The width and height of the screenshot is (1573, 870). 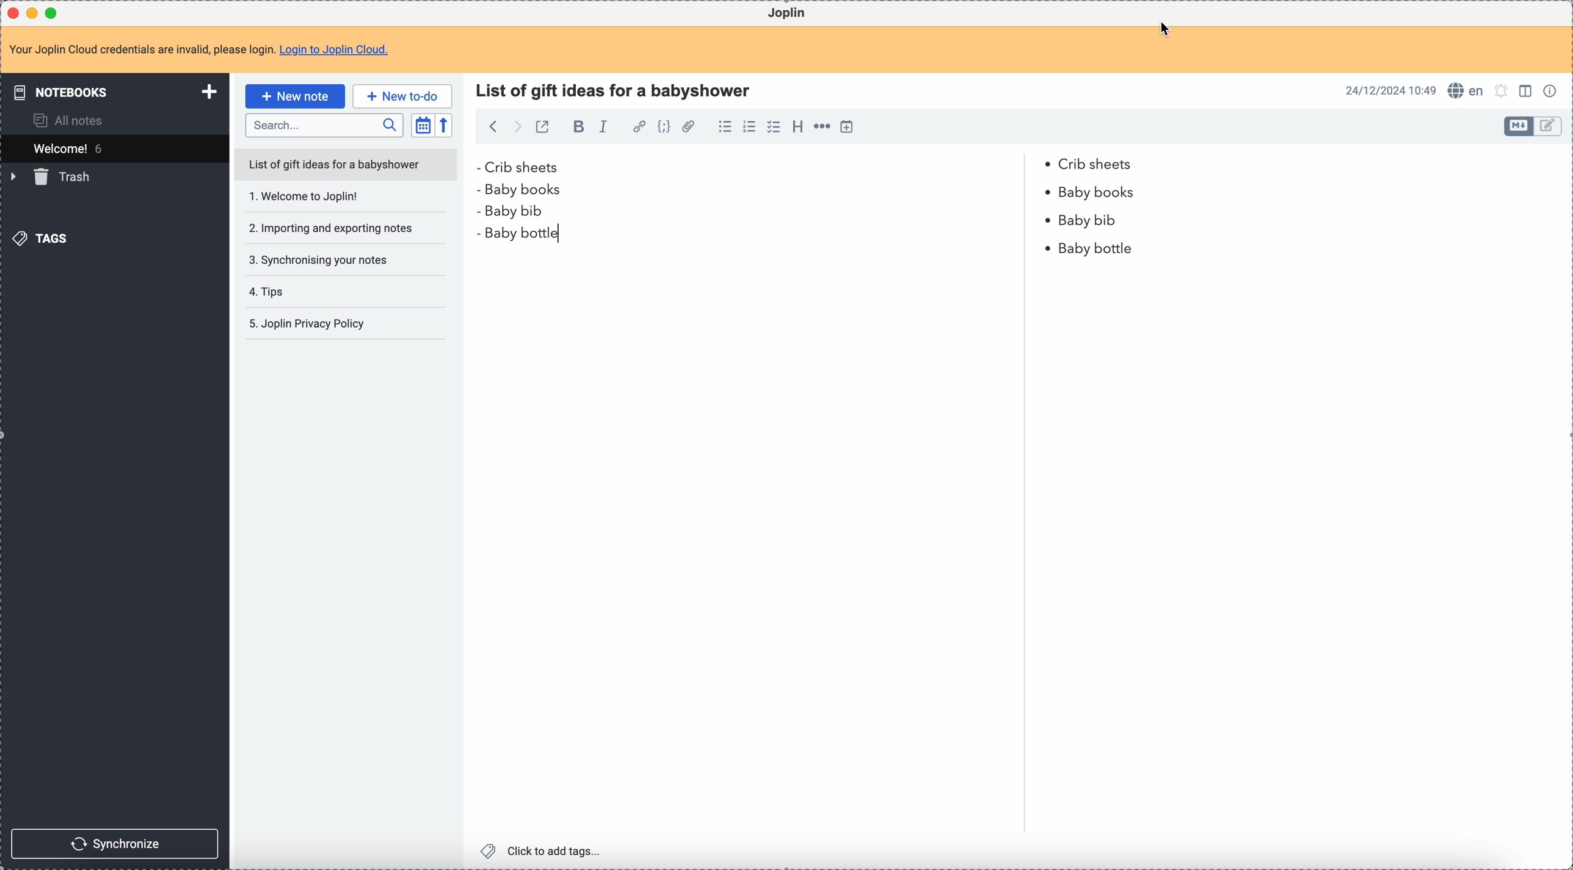 I want to click on baby bottle, so click(x=1091, y=247).